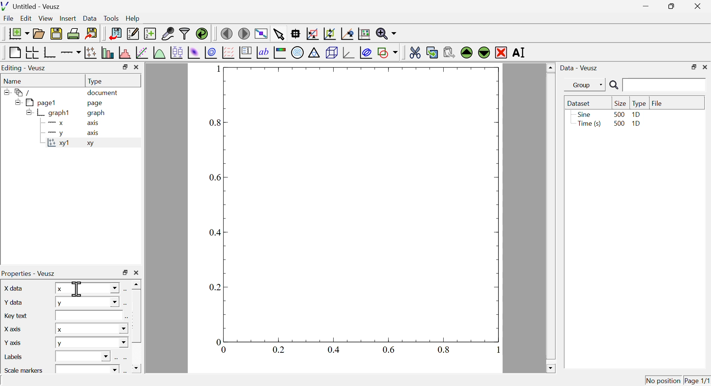 The height and width of the screenshot is (386, 711). Describe the element at coordinates (88, 316) in the screenshot. I see `text box` at that location.